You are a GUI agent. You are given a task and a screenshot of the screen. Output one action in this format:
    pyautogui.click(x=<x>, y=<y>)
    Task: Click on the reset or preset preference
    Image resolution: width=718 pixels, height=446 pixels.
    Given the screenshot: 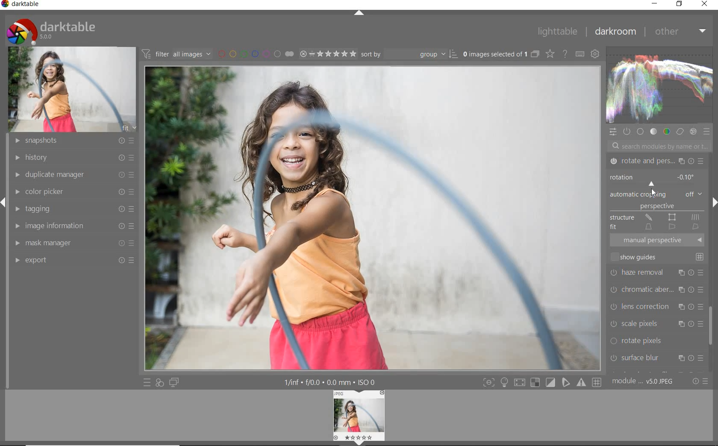 What is the action you would take?
    pyautogui.click(x=698, y=381)
    